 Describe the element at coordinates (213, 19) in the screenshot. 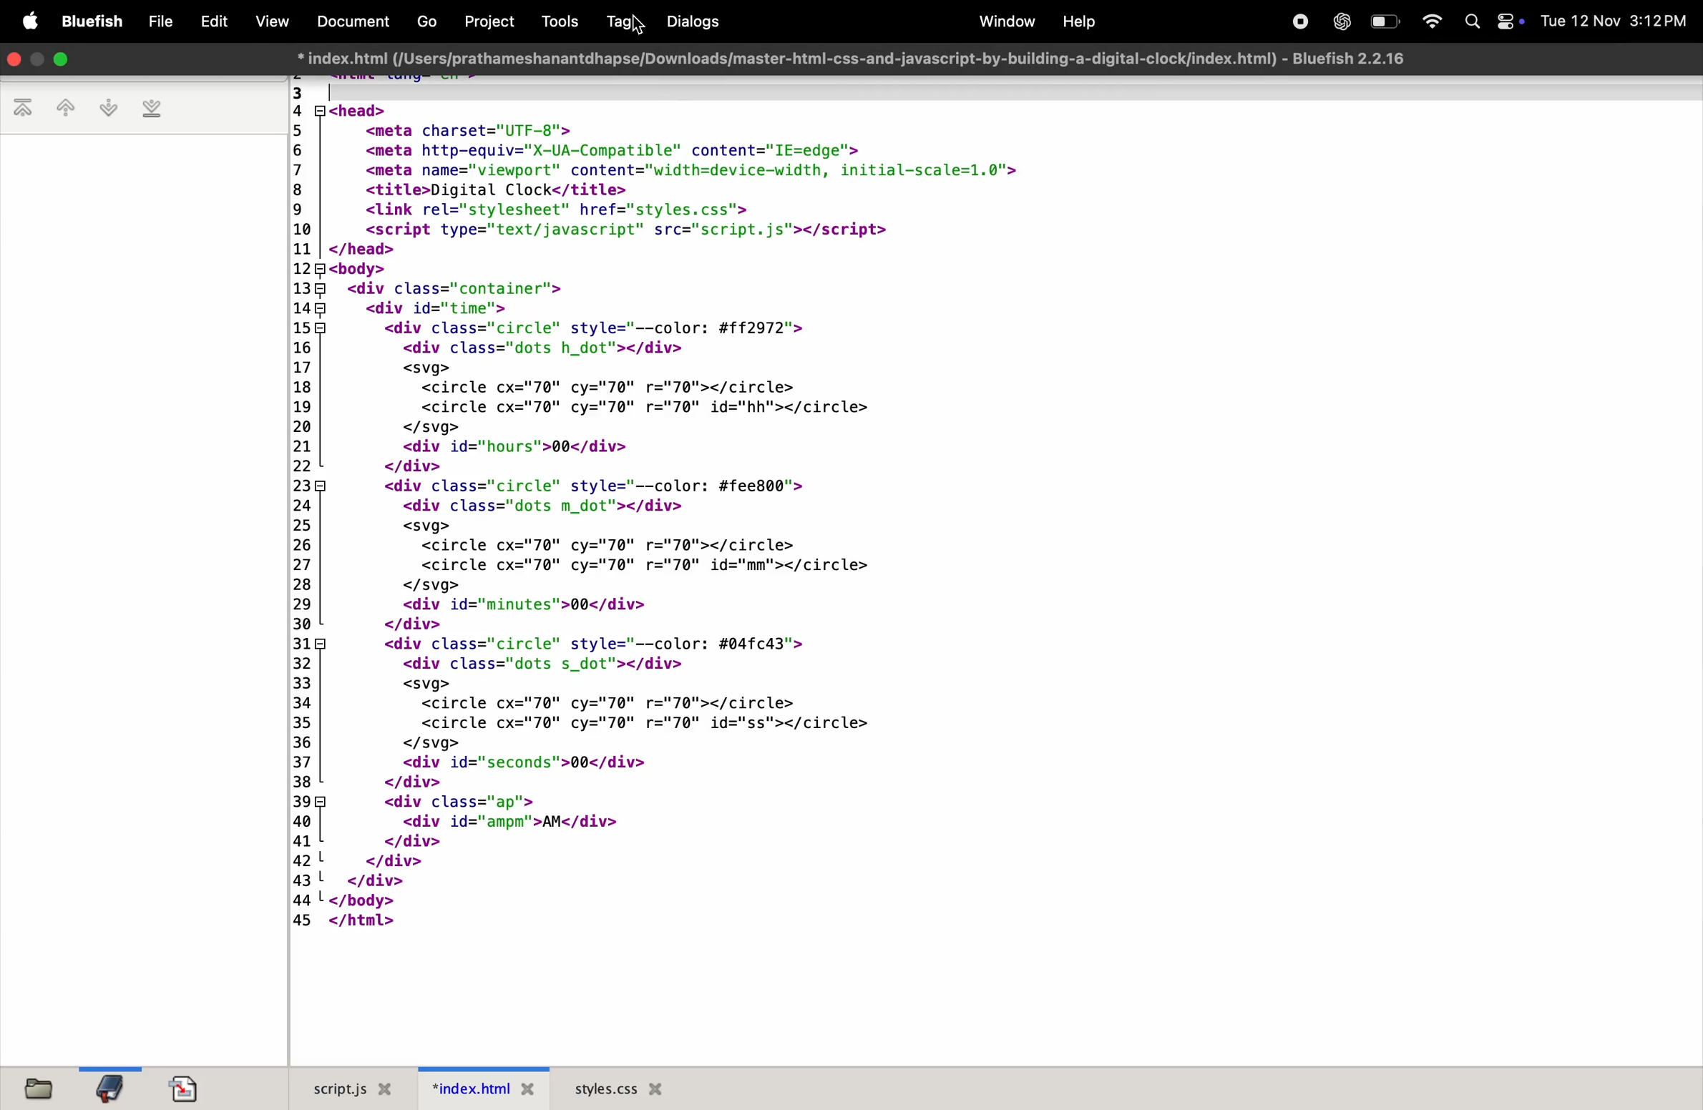

I see `edit` at that location.